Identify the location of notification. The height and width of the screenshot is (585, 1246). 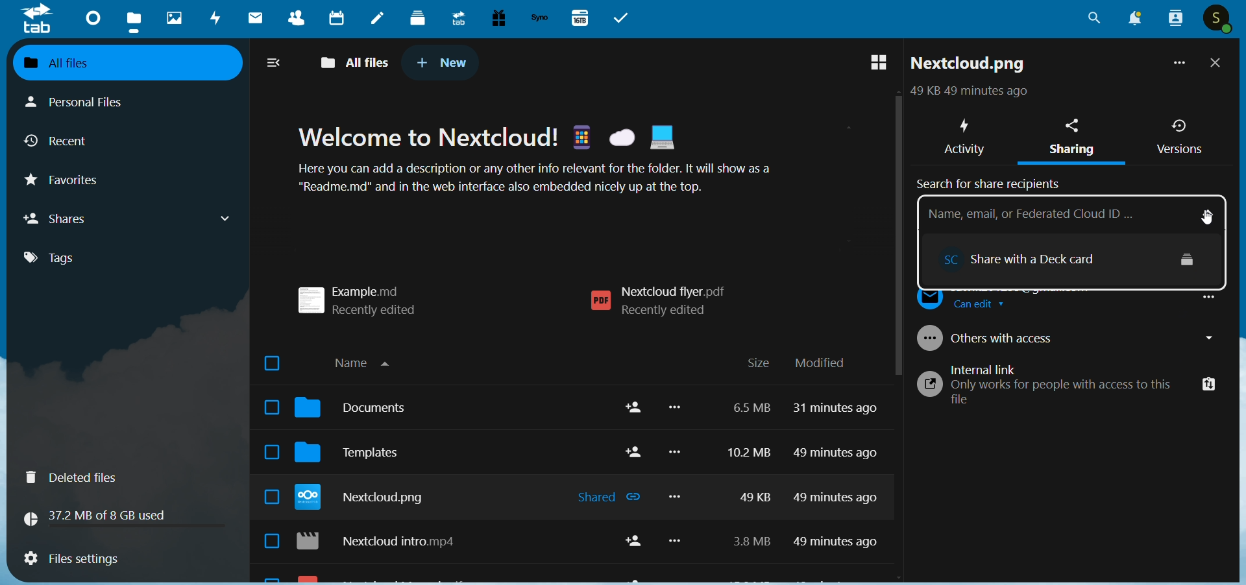
(1132, 19).